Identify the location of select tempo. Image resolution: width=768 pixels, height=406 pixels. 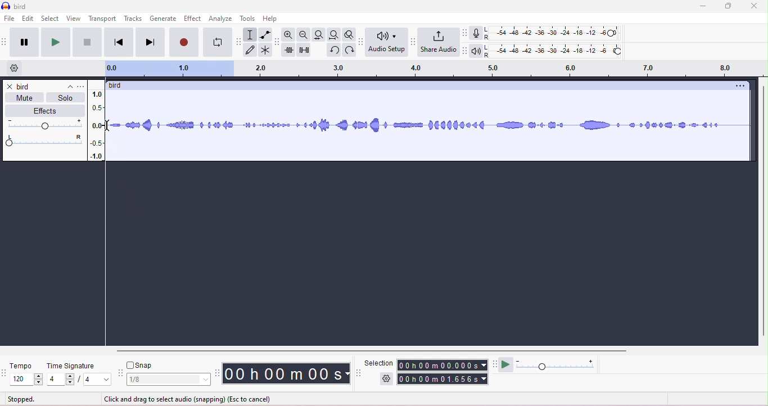
(27, 380).